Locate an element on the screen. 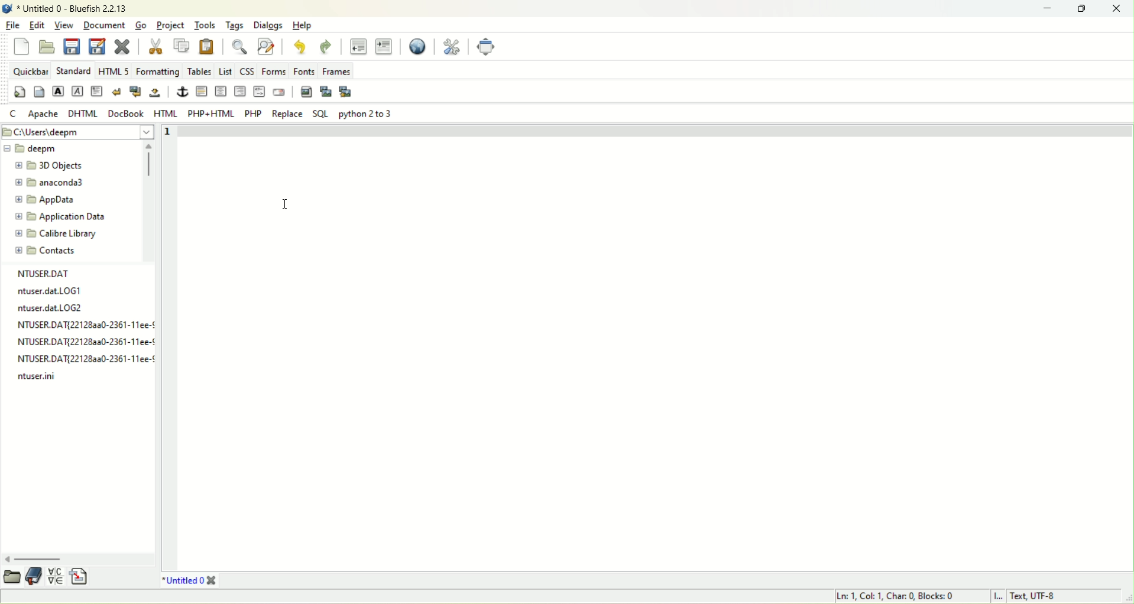 This screenshot has height=604, width=1134. cut is located at coordinates (157, 46).